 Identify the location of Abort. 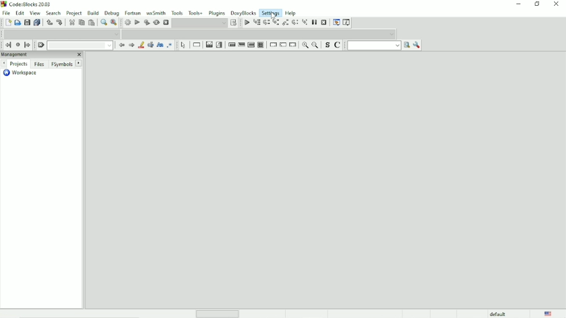
(166, 22).